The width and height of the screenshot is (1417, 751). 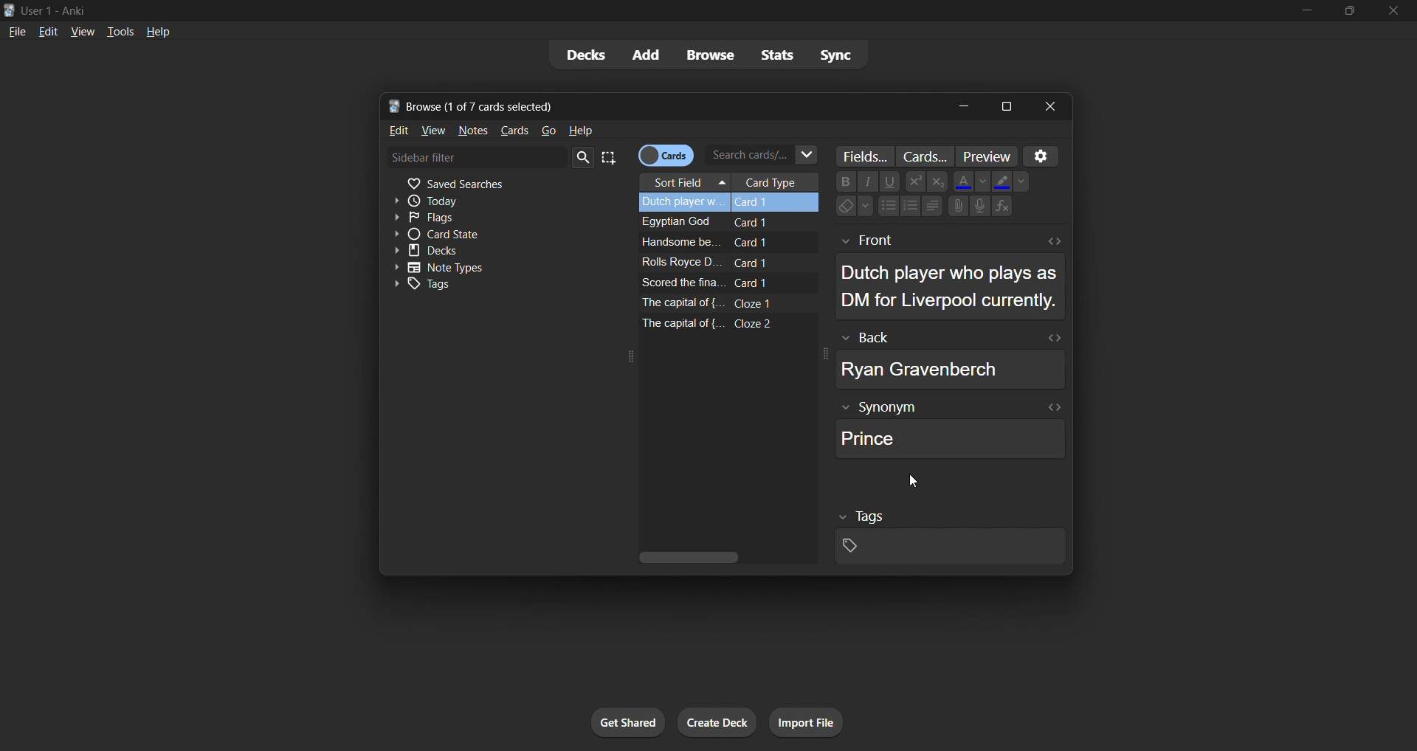 What do you see at coordinates (980, 181) in the screenshot?
I see `Down -arrow` at bounding box center [980, 181].